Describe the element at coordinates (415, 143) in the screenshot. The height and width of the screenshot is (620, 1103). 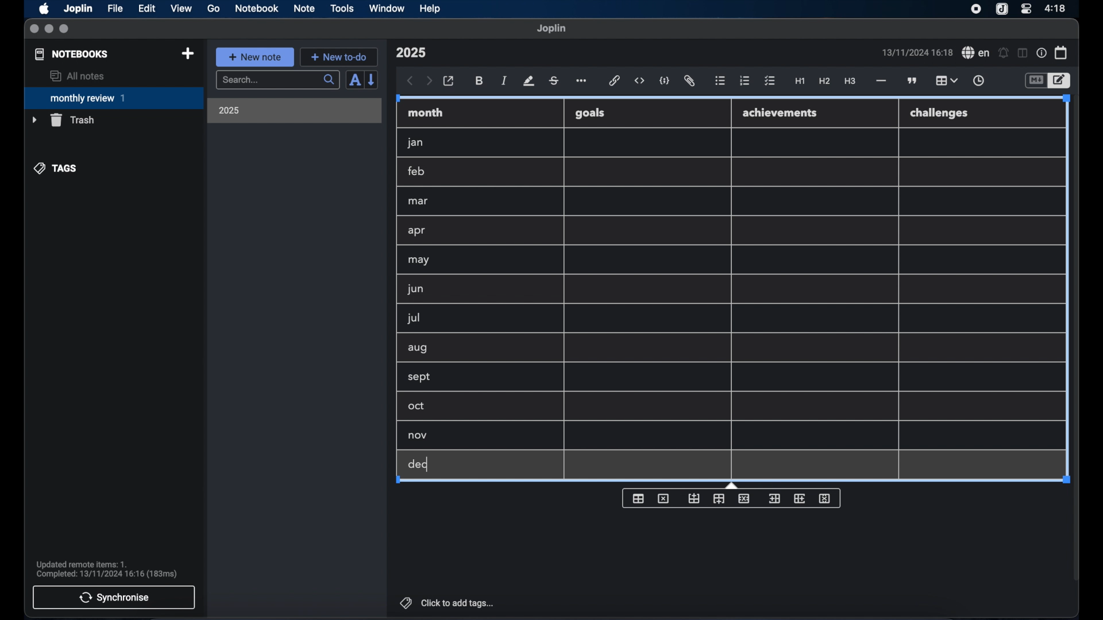
I see `jan` at that location.